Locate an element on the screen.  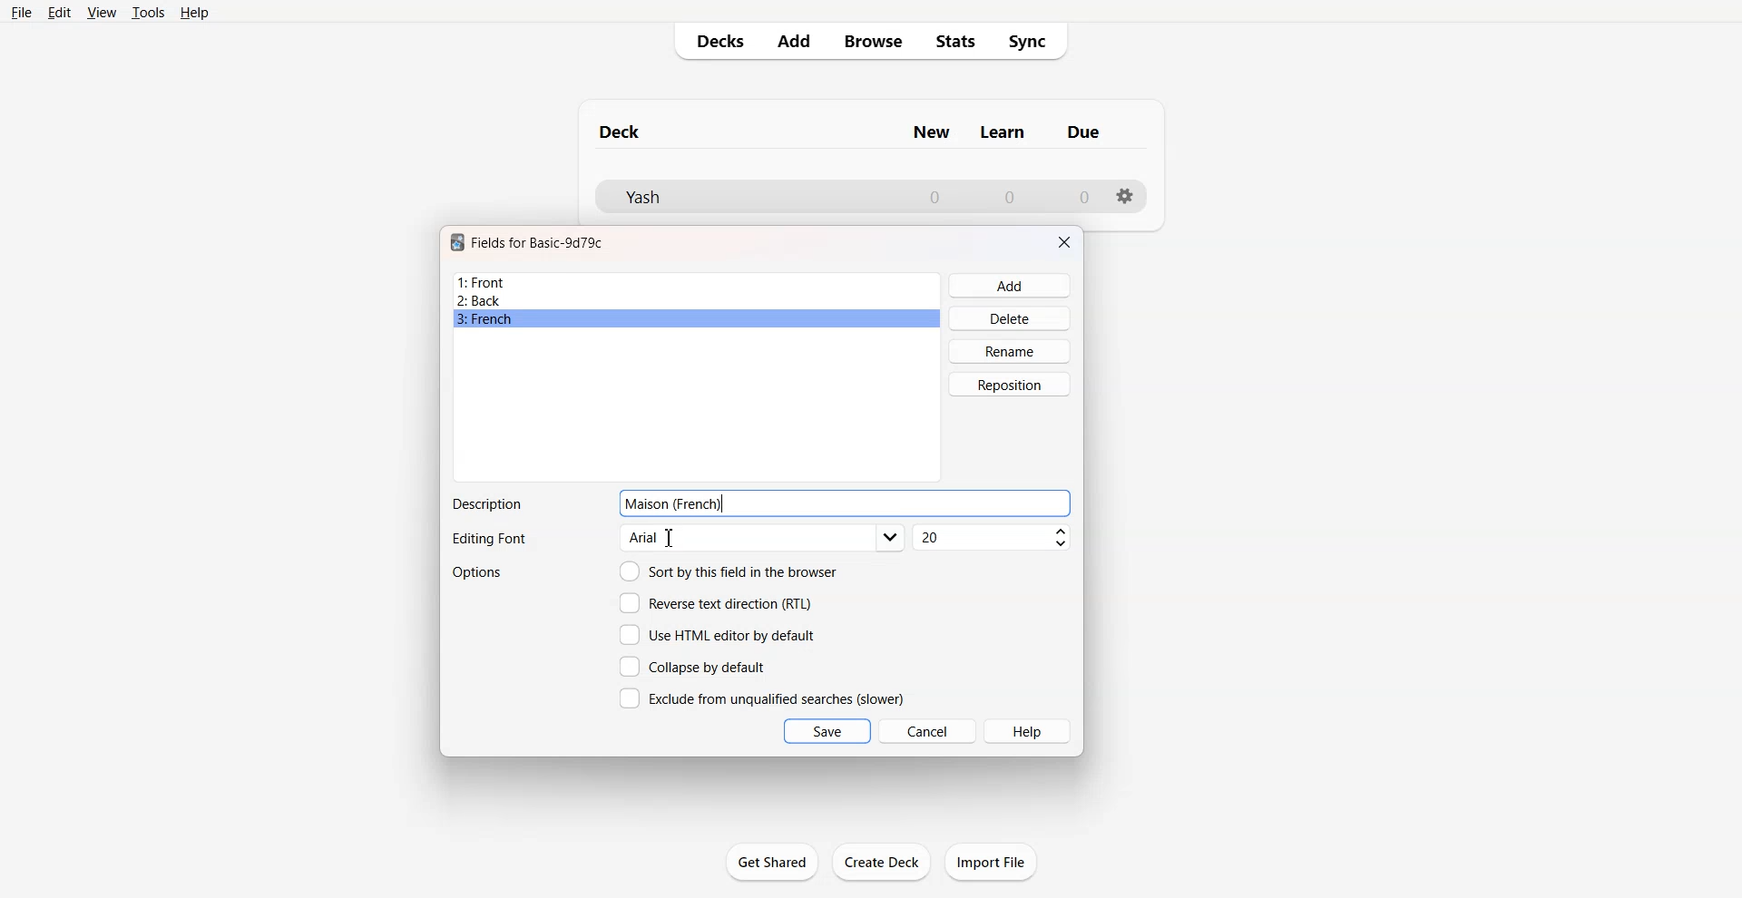
View is located at coordinates (103, 12).